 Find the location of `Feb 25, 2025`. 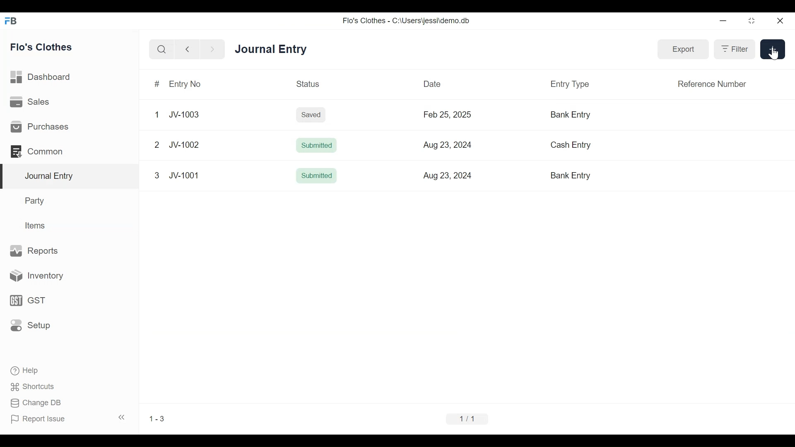

Feb 25, 2025 is located at coordinates (449, 114).